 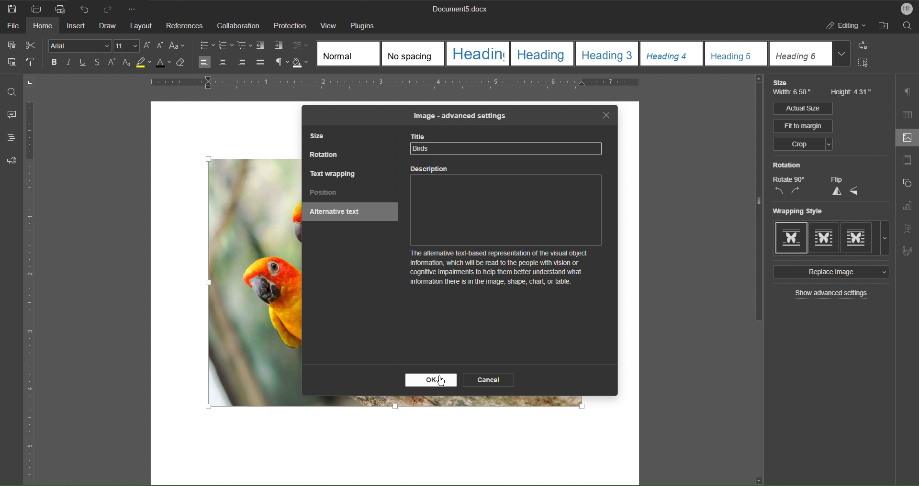 What do you see at coordinates (278, 63) in the screenshot?
I see `Non-Printing Characters` at bounding box center [278, 63].